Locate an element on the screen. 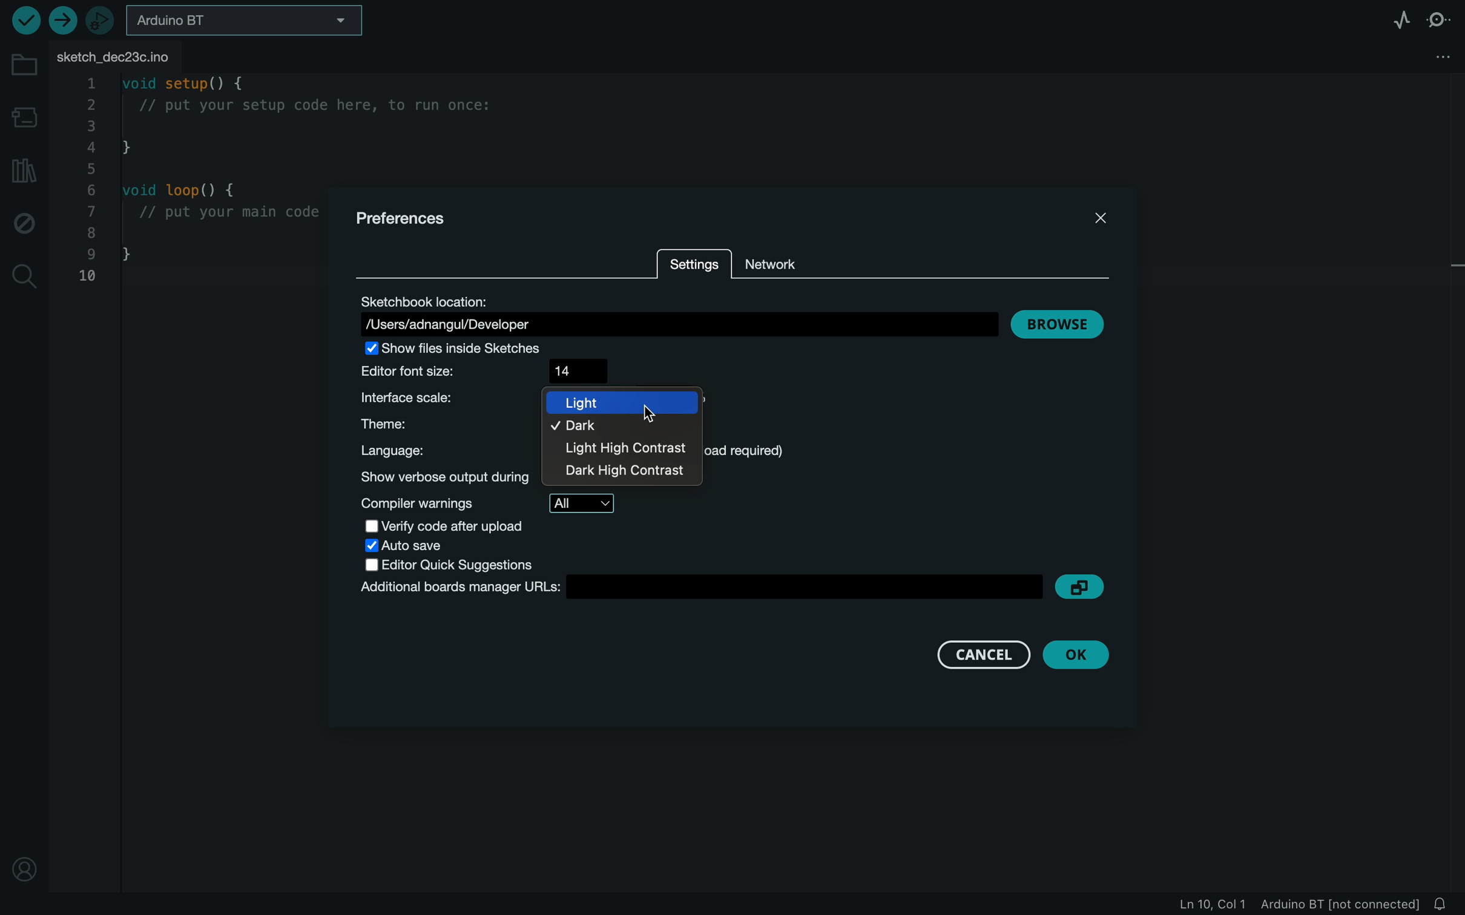 This screenshot has width=1465, height=915. font size is located at coordinates (491, 371).